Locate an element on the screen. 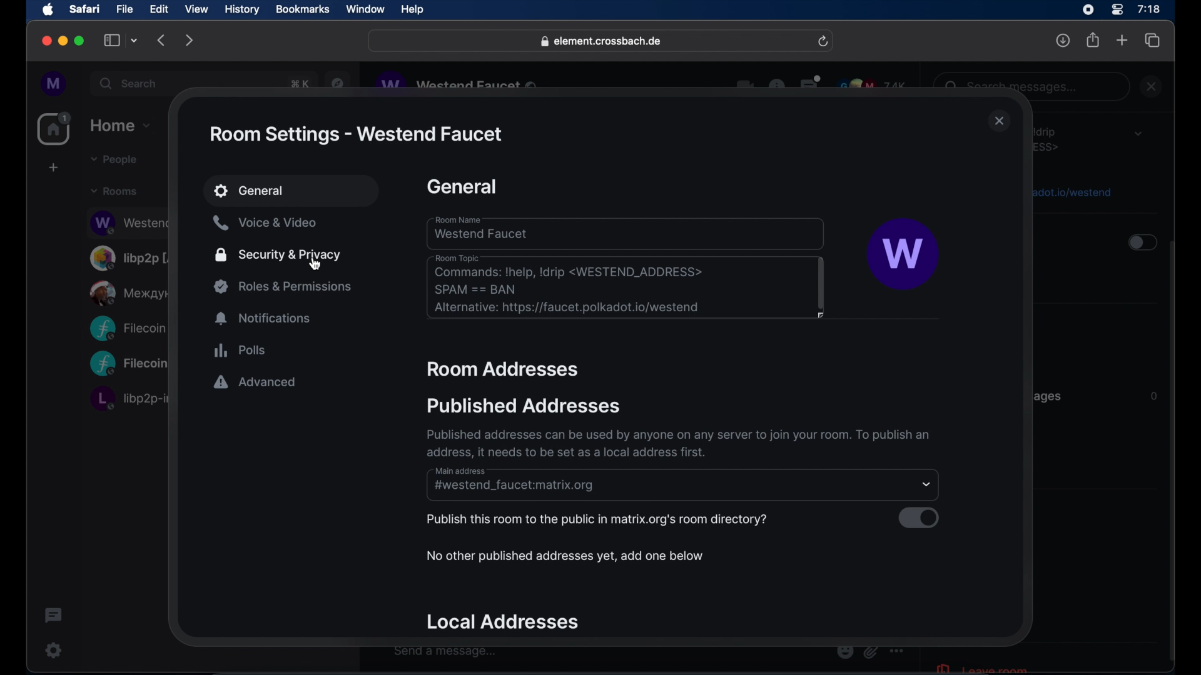  obscure is located at coordinates (1050, 139).